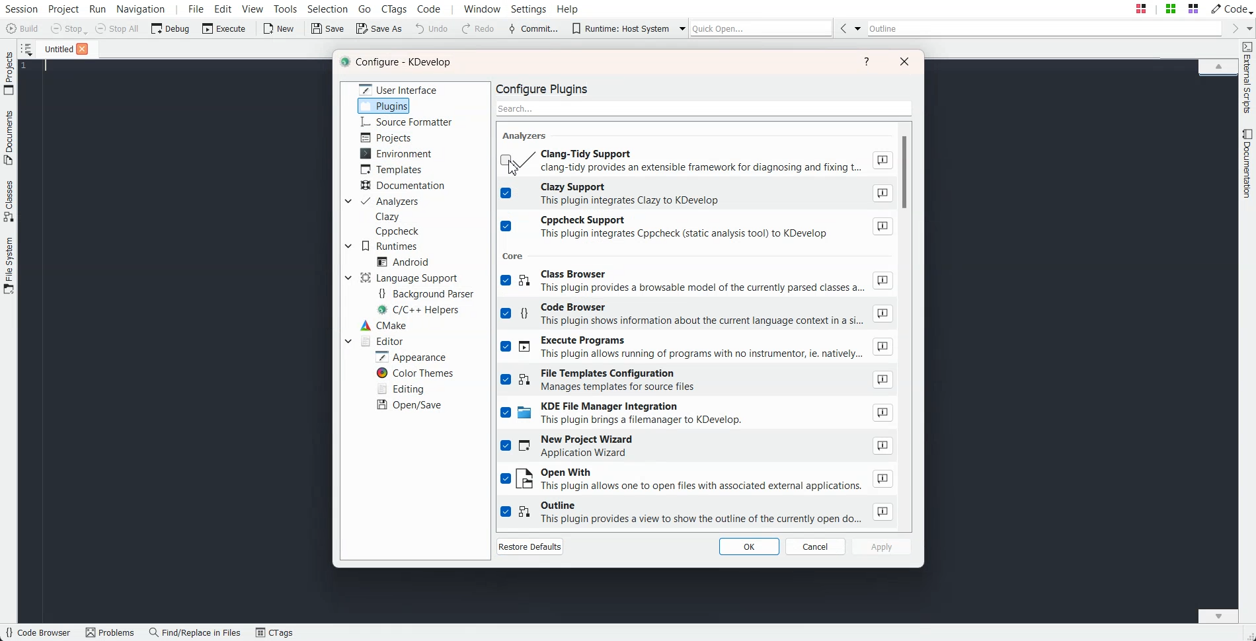 Image resolution: width=1256 pixels, height=641 pixels. I want to click on Save As, so click(379, 28).